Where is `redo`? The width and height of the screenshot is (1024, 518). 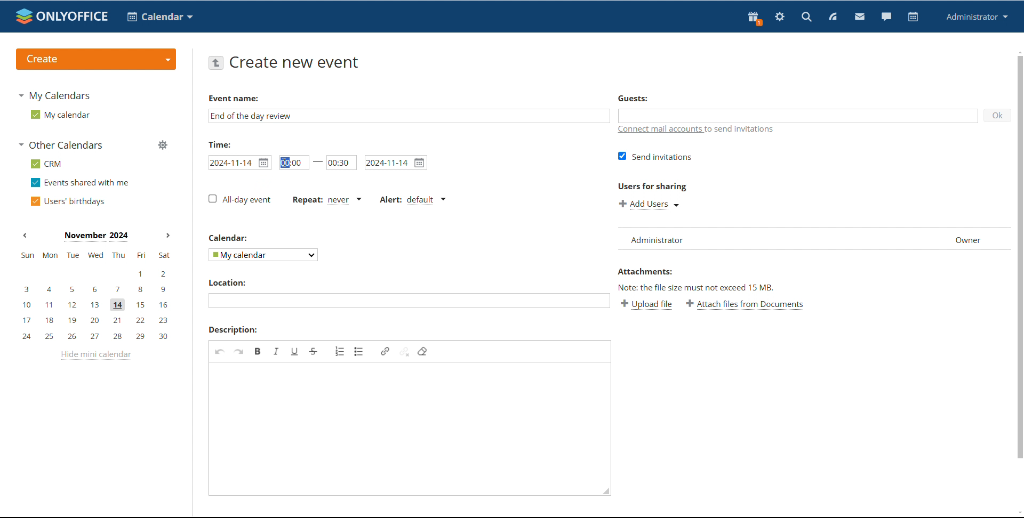
redo is located at coordinates (239, 351).